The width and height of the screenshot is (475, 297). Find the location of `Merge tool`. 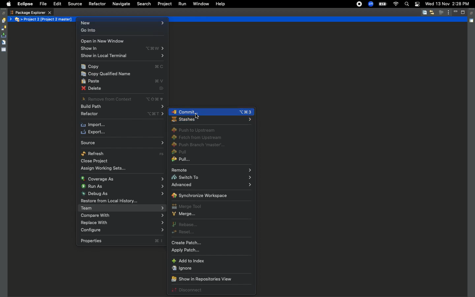

Merge tool is located at coordinates (187, 206).